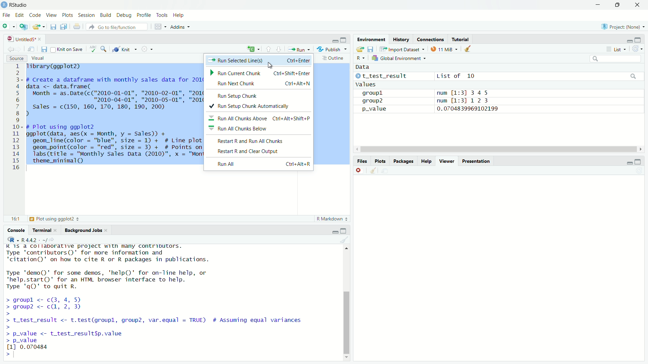 The height and width of the screenshot is (364, 648). I want to click on R, so click(358, 57).